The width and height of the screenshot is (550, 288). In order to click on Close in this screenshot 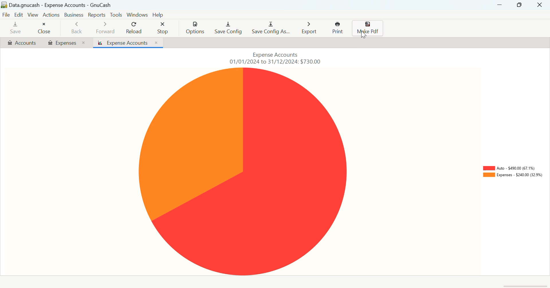, I will do `click(45, 29)`.